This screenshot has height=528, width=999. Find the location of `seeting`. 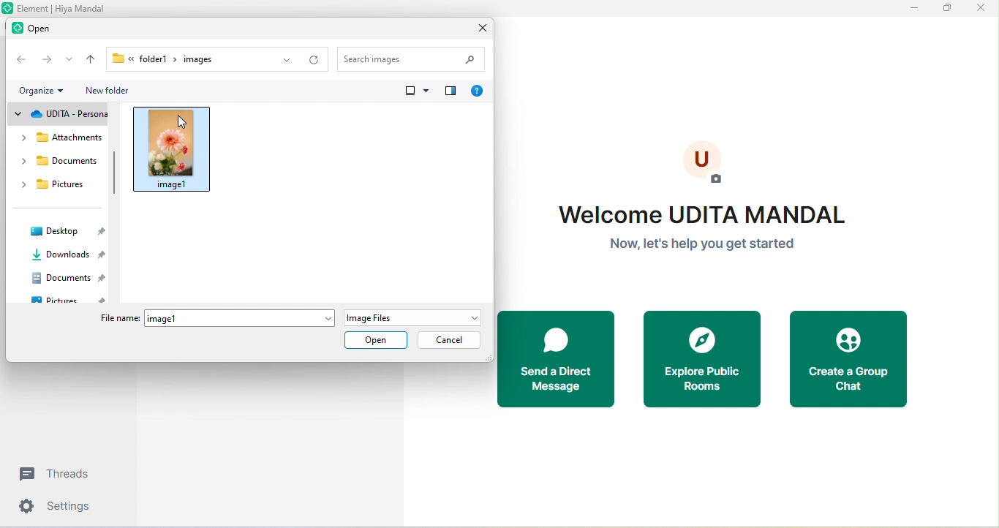

seeting is located at coordinates (58, 508).